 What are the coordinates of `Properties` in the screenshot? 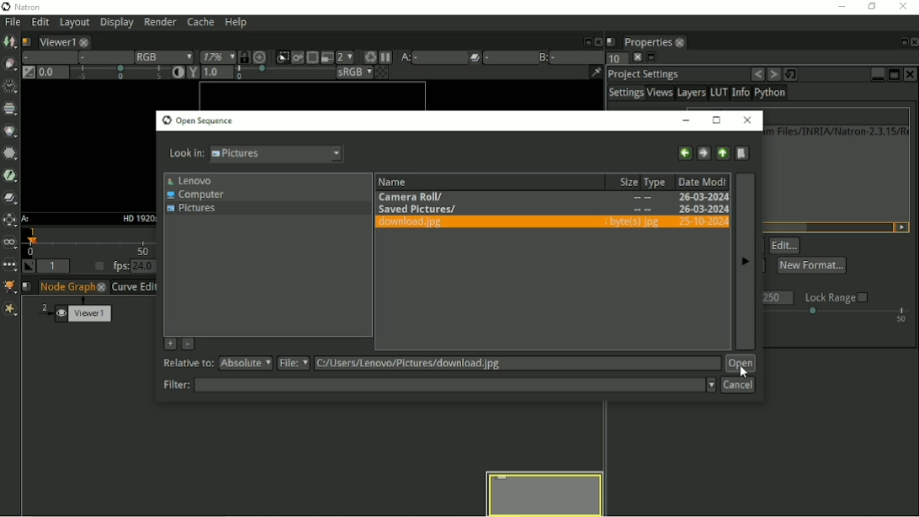 It's located at (652, 40).